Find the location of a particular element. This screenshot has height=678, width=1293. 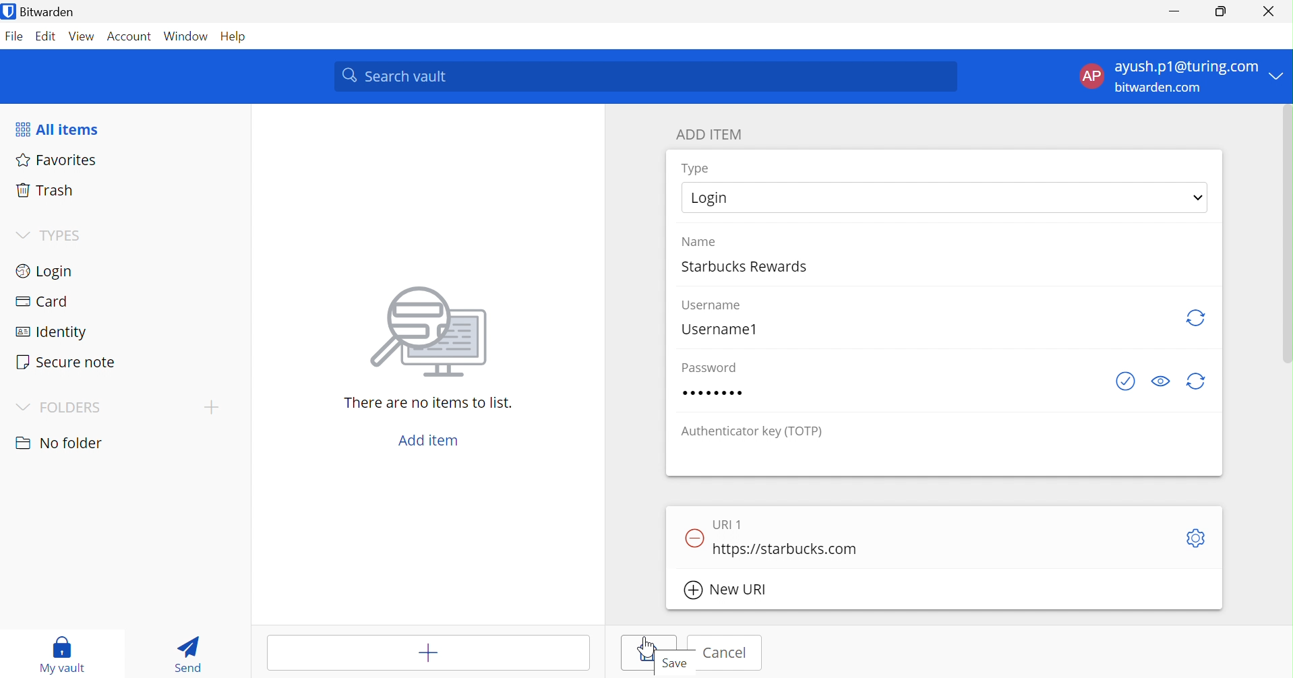

Authenticator key (TOTP) is located at coordinates (751, 432).